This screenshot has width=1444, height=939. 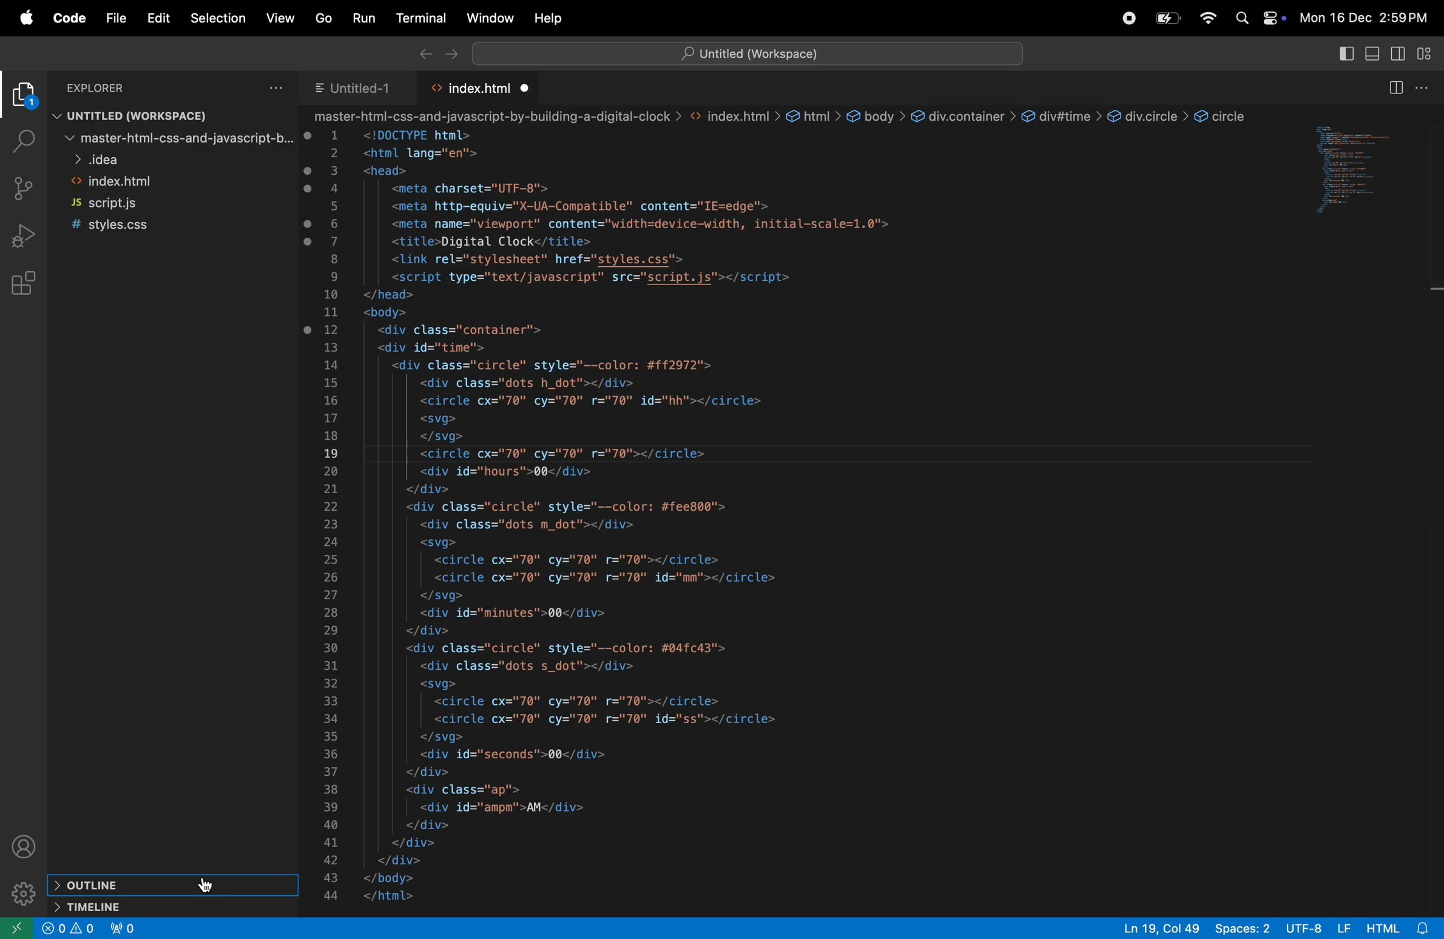 I want to click on spaces 2, so click(x=1243, y=929).